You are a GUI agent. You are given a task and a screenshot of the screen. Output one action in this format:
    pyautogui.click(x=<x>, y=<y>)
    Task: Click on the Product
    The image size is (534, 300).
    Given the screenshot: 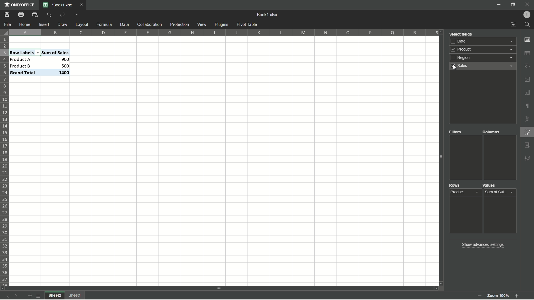 What is the action you would take?
    pyautogui.click(x=483, y=50)
    